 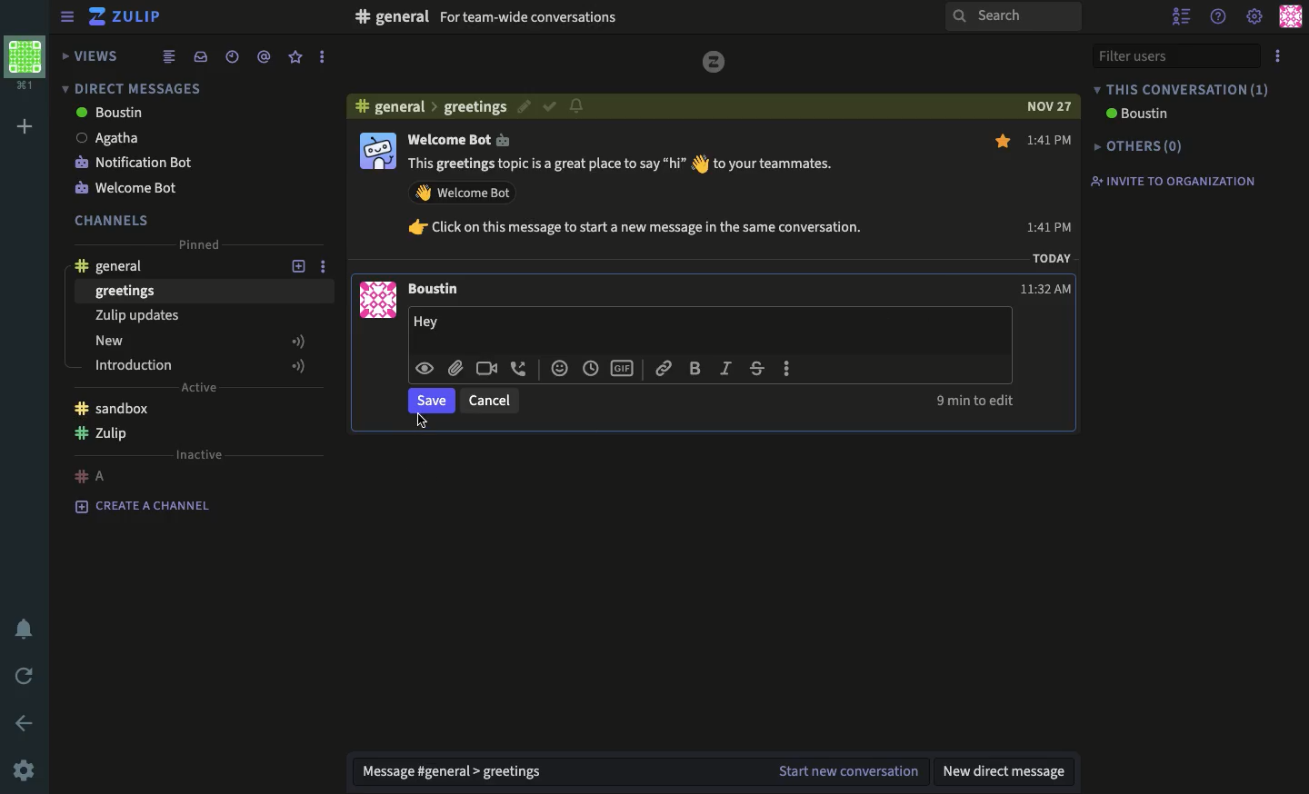 What do you see at coordinates (664, 368) in the screenshot?
I see `link` at bounding box center [664, 368].